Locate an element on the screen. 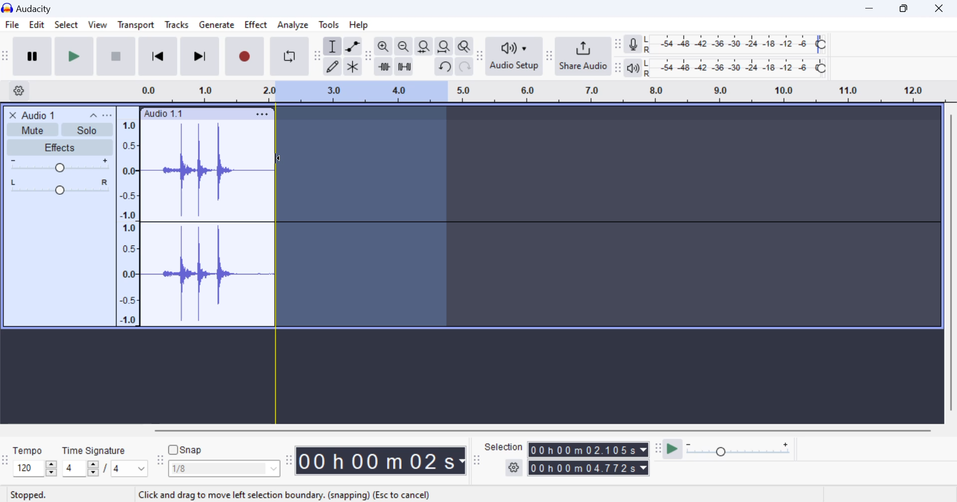 The image size is (957, 502). envelop tool is located at coordinates (352, 47).